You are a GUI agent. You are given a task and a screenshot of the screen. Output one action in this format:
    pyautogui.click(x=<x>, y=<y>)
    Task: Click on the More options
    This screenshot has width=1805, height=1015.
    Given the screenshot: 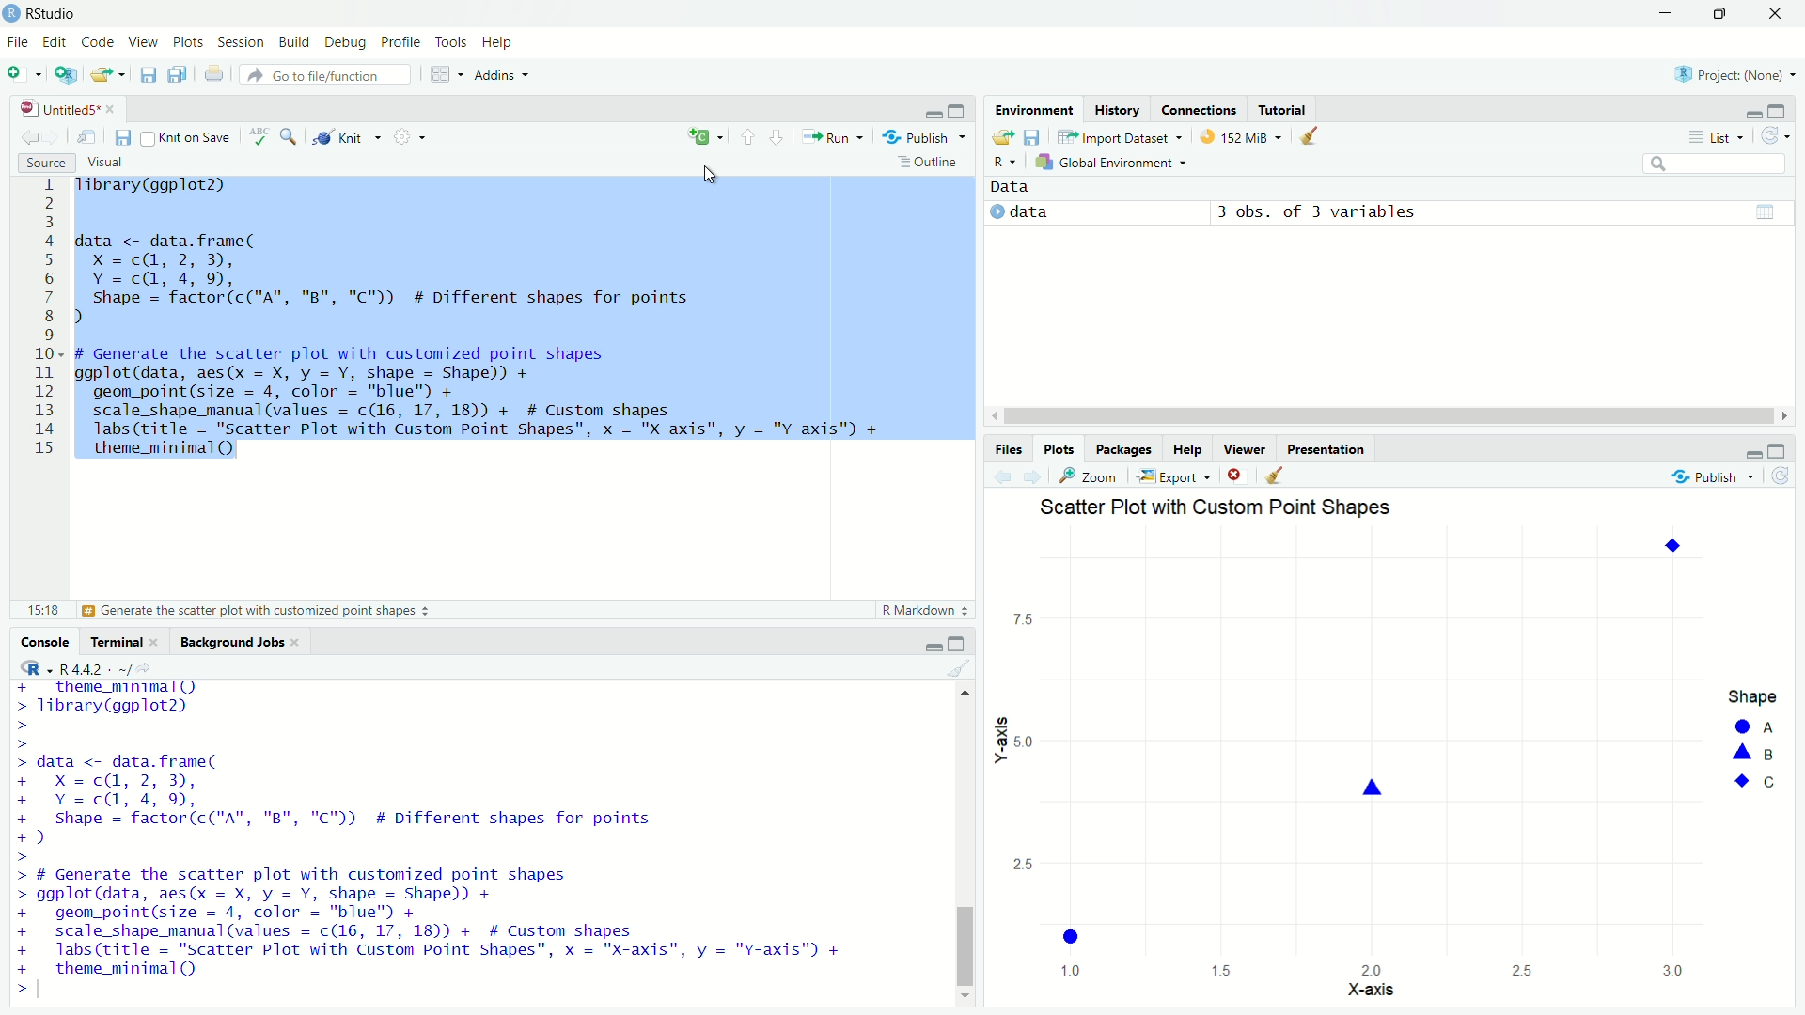 What is the action you would take?
    pyautogui.click(x=409, y=136)
    